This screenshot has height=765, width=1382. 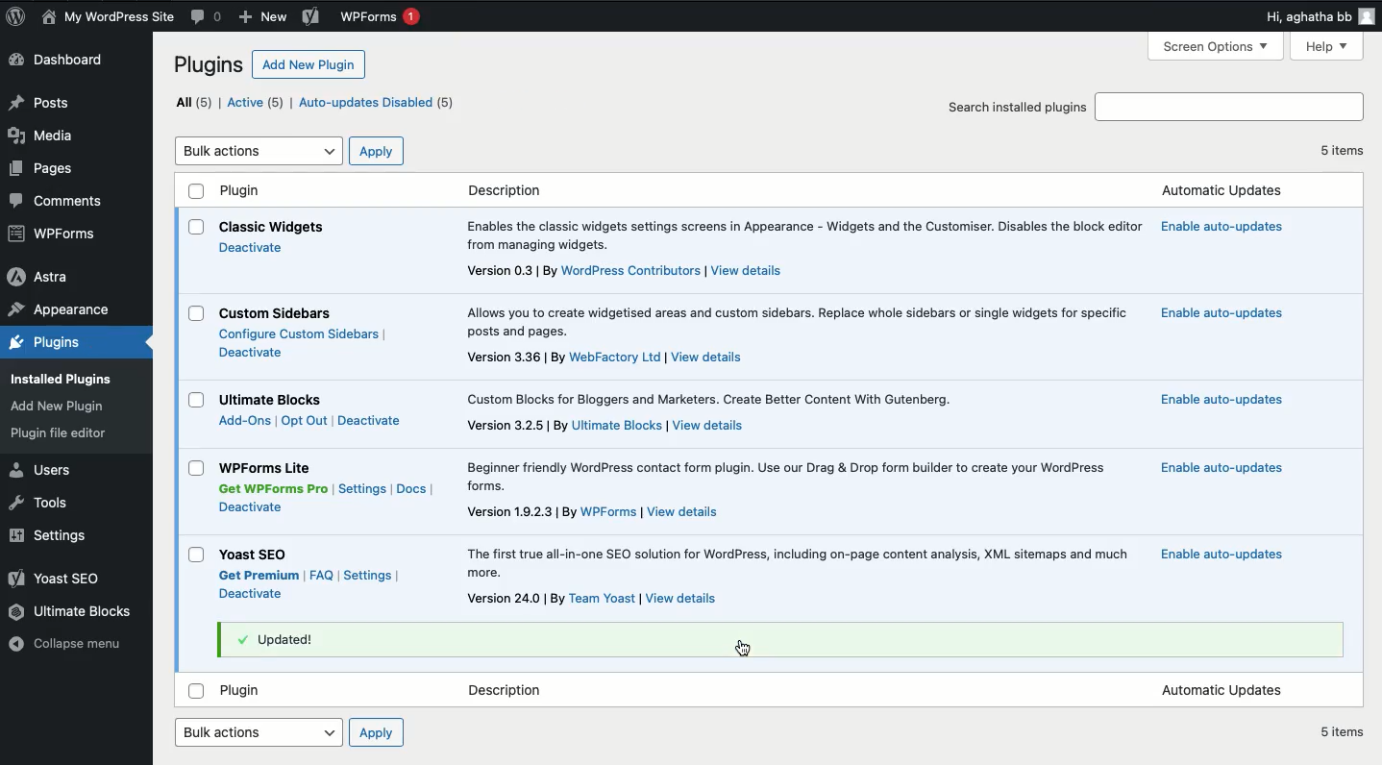 I want to click on Plugins, so click(x=66, y=379).